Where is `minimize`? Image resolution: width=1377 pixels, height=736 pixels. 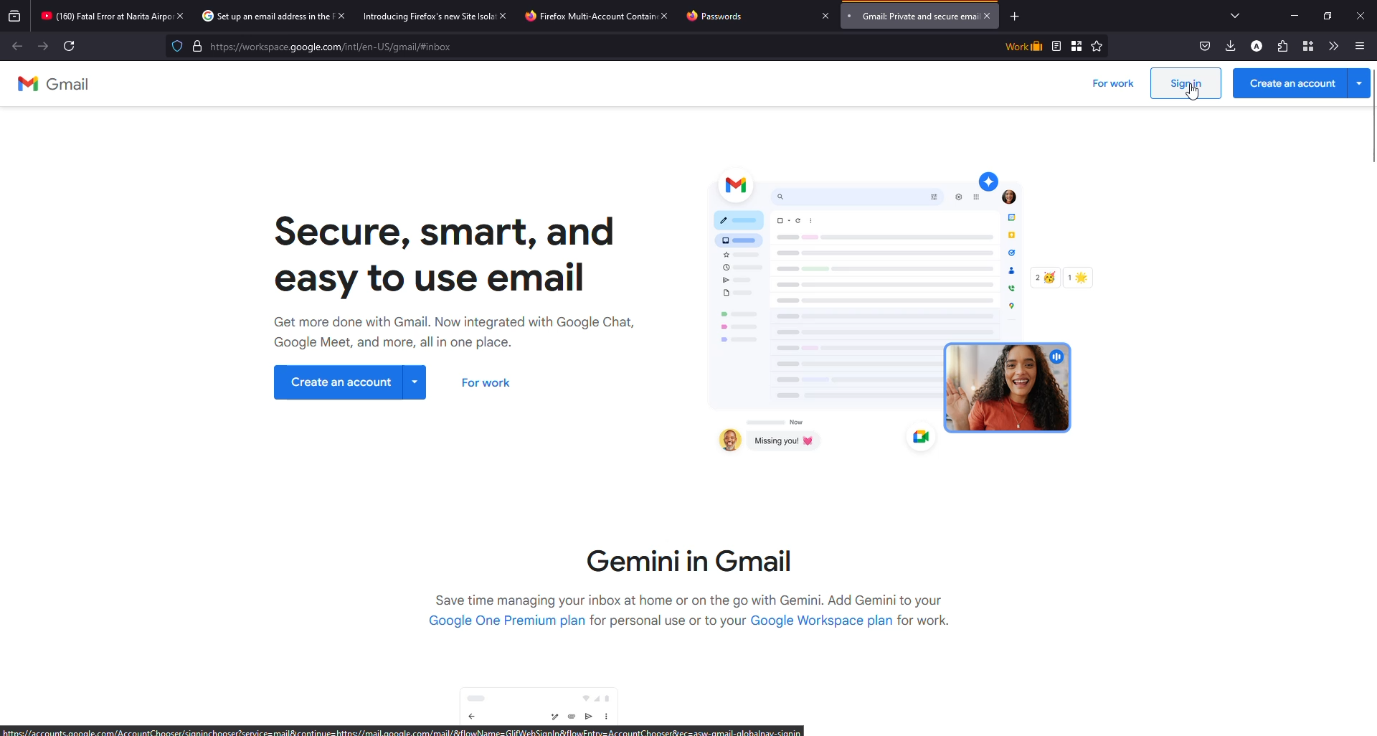
minimize is located at coordinates (1288, 15).